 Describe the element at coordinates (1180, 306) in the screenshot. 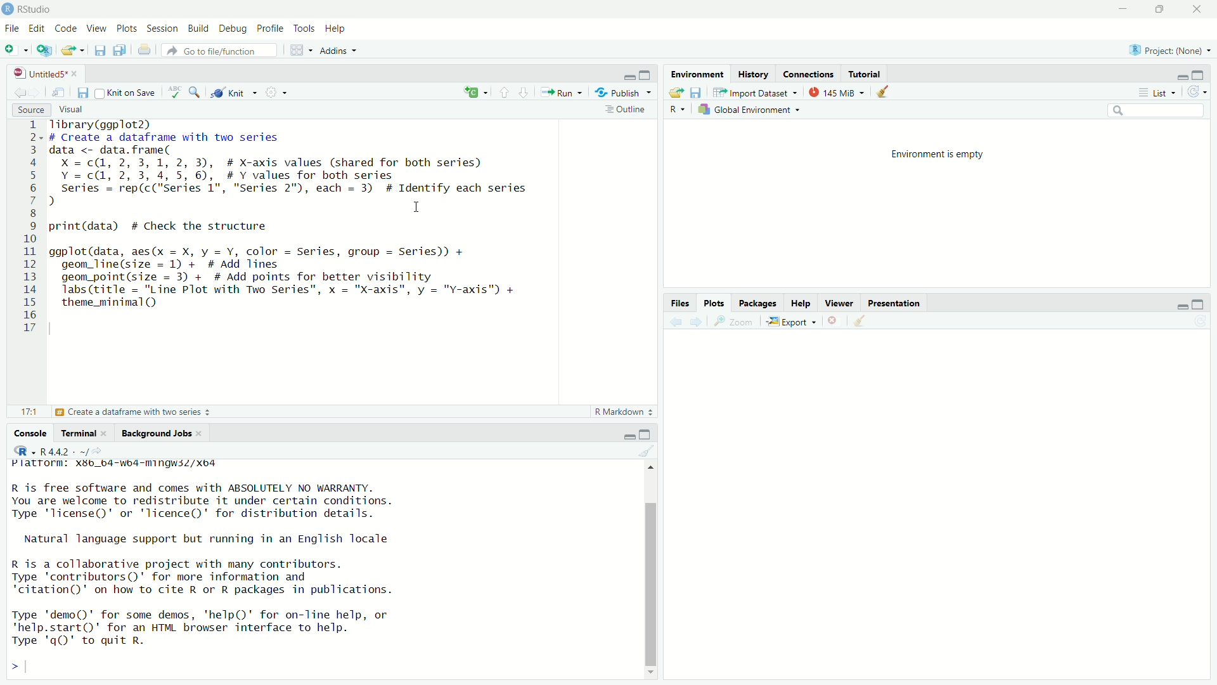

I see `minimize` at that location.